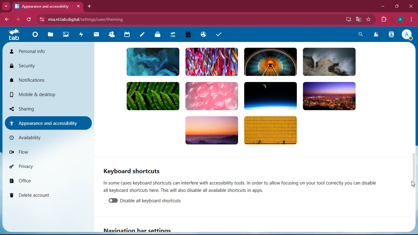 The height and width of the screenshot is (235, 418). Describe the element at coordinates (399, 19) in the screenshot. I see `profile` at that location.